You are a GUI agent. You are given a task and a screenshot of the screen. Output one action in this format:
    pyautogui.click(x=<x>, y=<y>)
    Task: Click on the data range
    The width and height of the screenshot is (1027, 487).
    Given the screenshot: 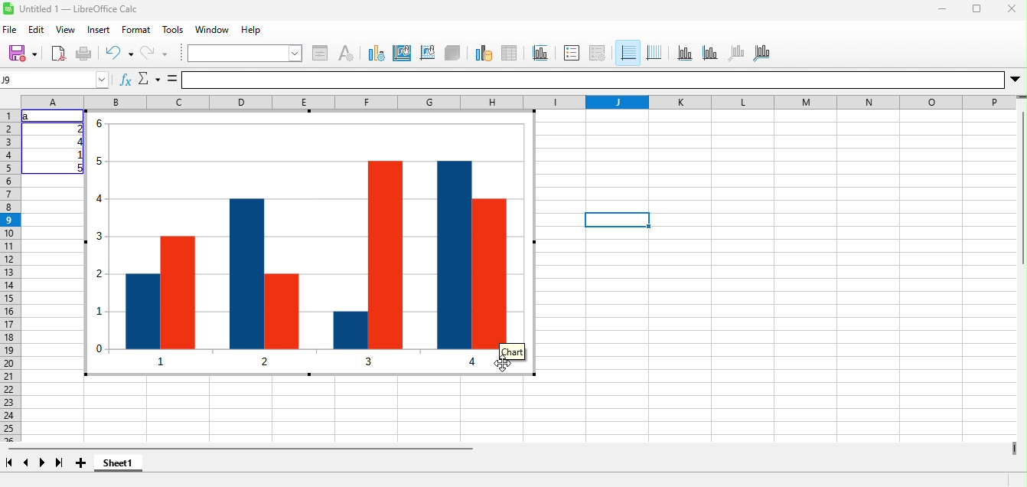 What is the action you would take?
    pyautogui.click(x=484, y=54)
    